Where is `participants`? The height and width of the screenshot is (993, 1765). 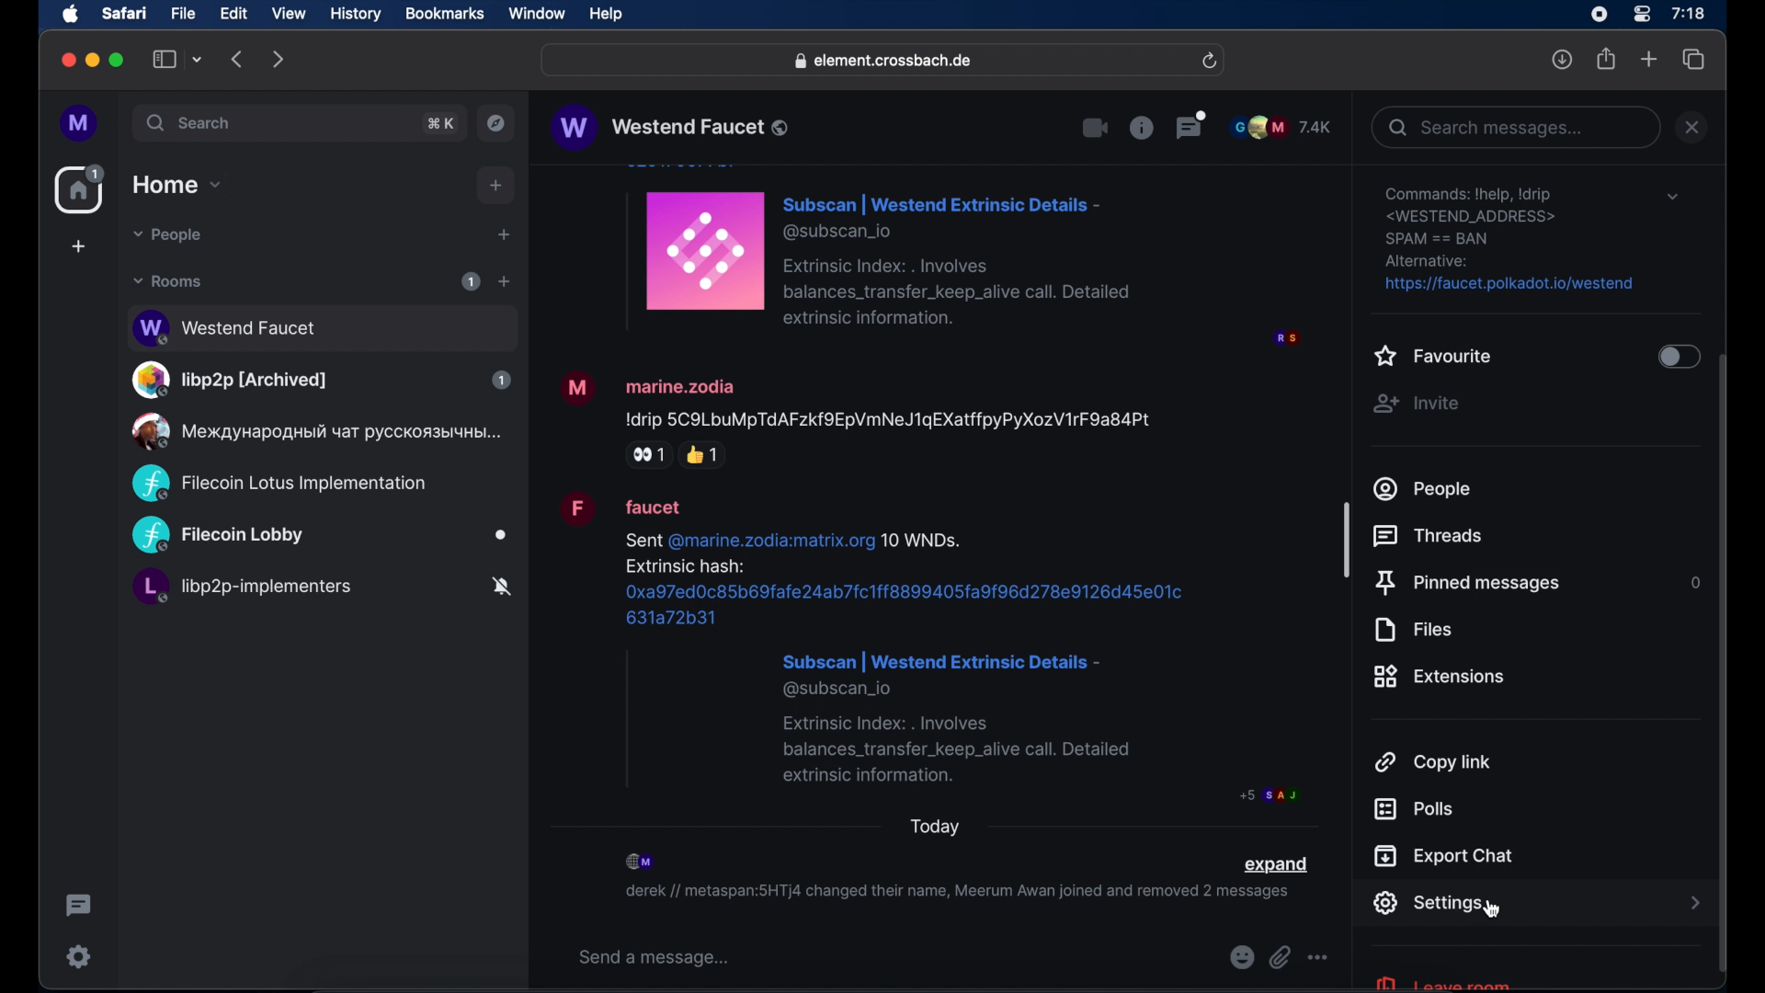 participants is located at coordinates (1281, 127).